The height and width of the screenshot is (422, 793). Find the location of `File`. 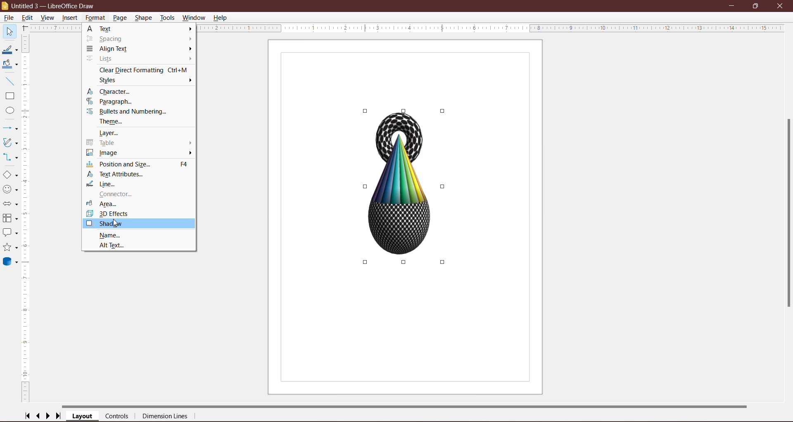

File is located at coordinates (9, 18).